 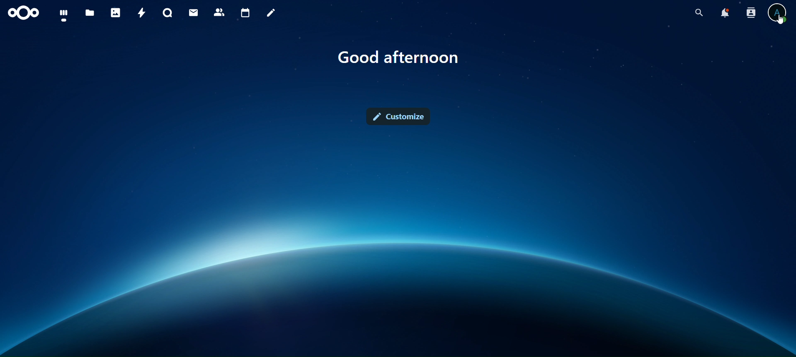 I want to click on text, so click(x=398, y=56).